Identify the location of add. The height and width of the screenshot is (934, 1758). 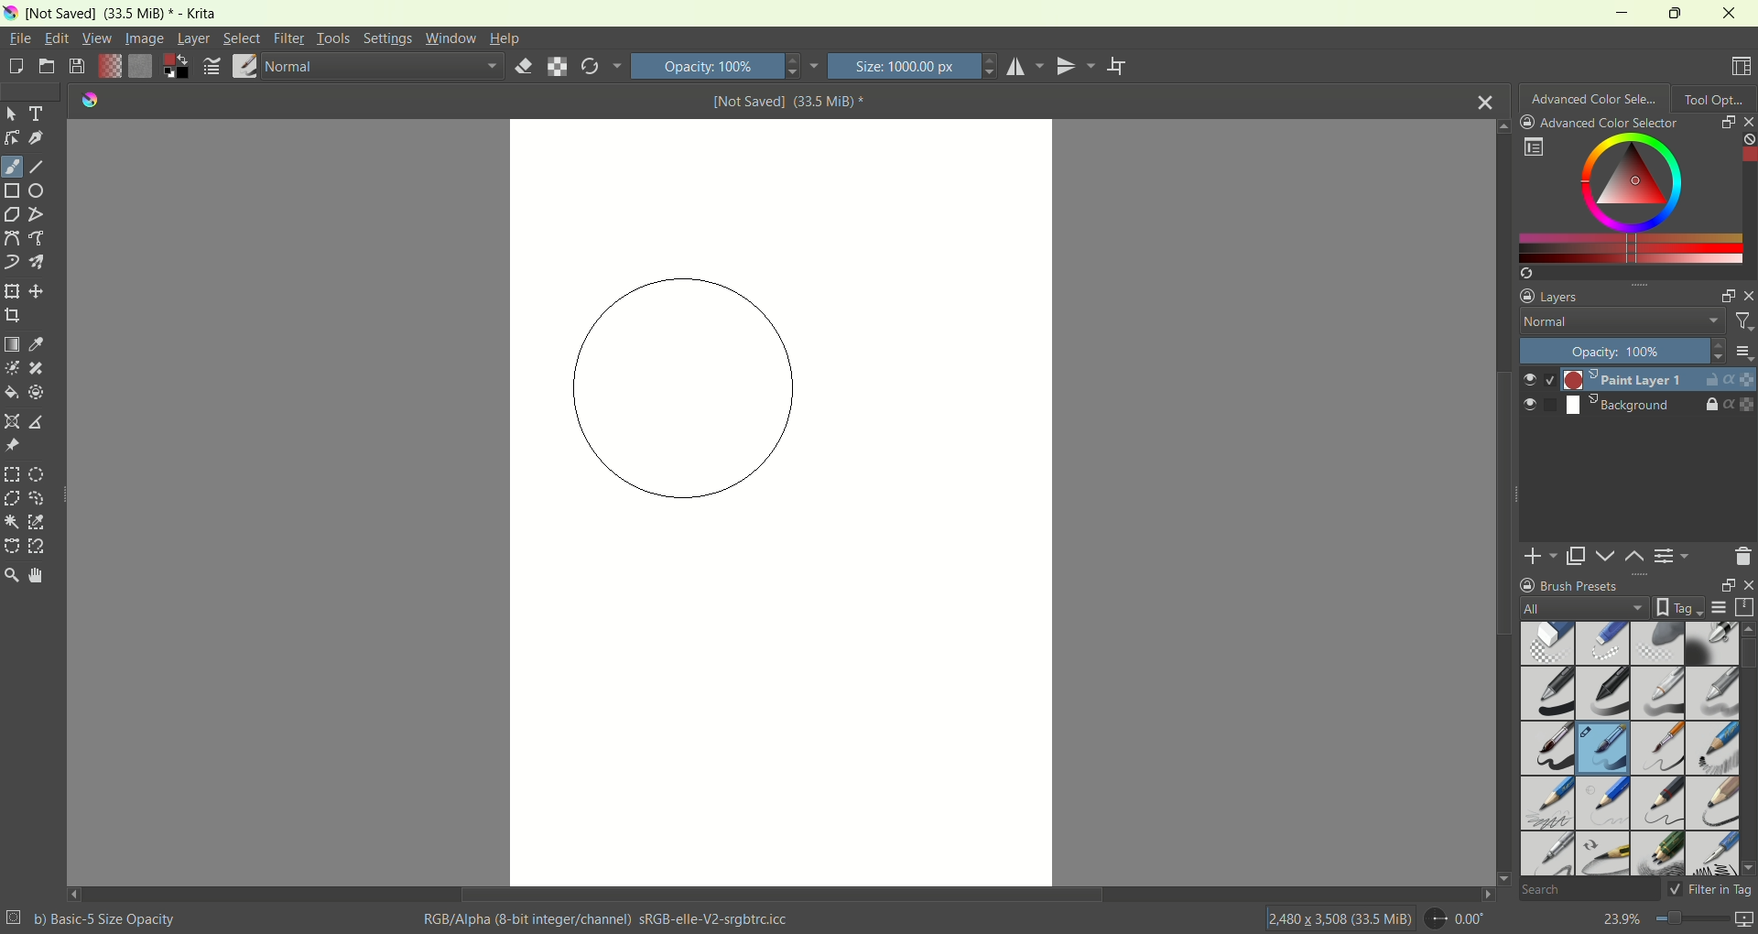
(1541, 555).